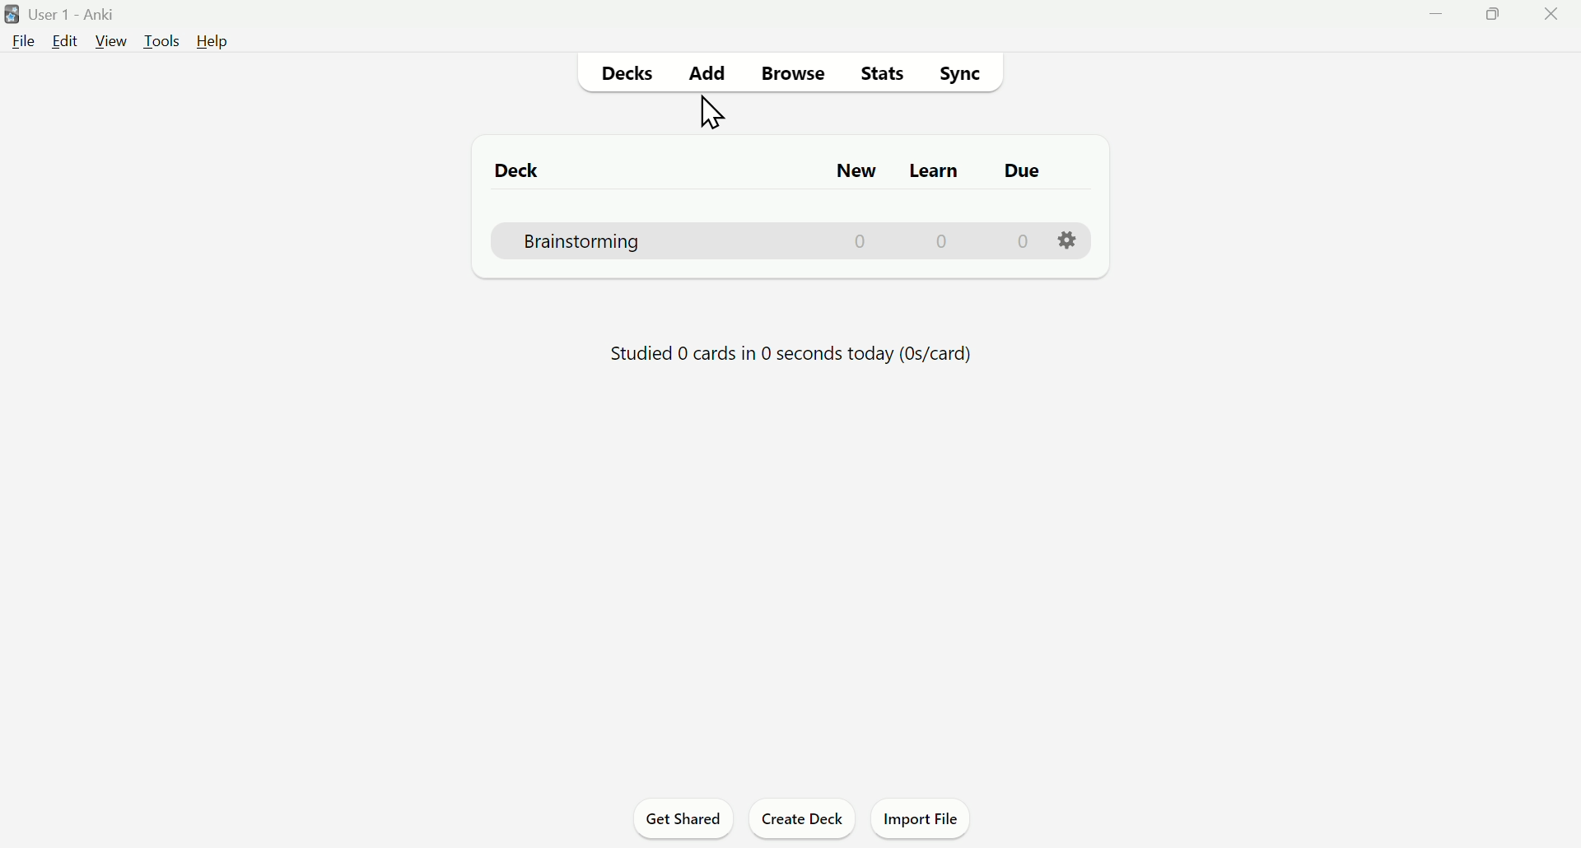 The height and width of the screenshot is (848, 1581). What do you see at coordinates (689, 819) in the screenshot?
I see `Get Shared` at bounding box center [689, 819].